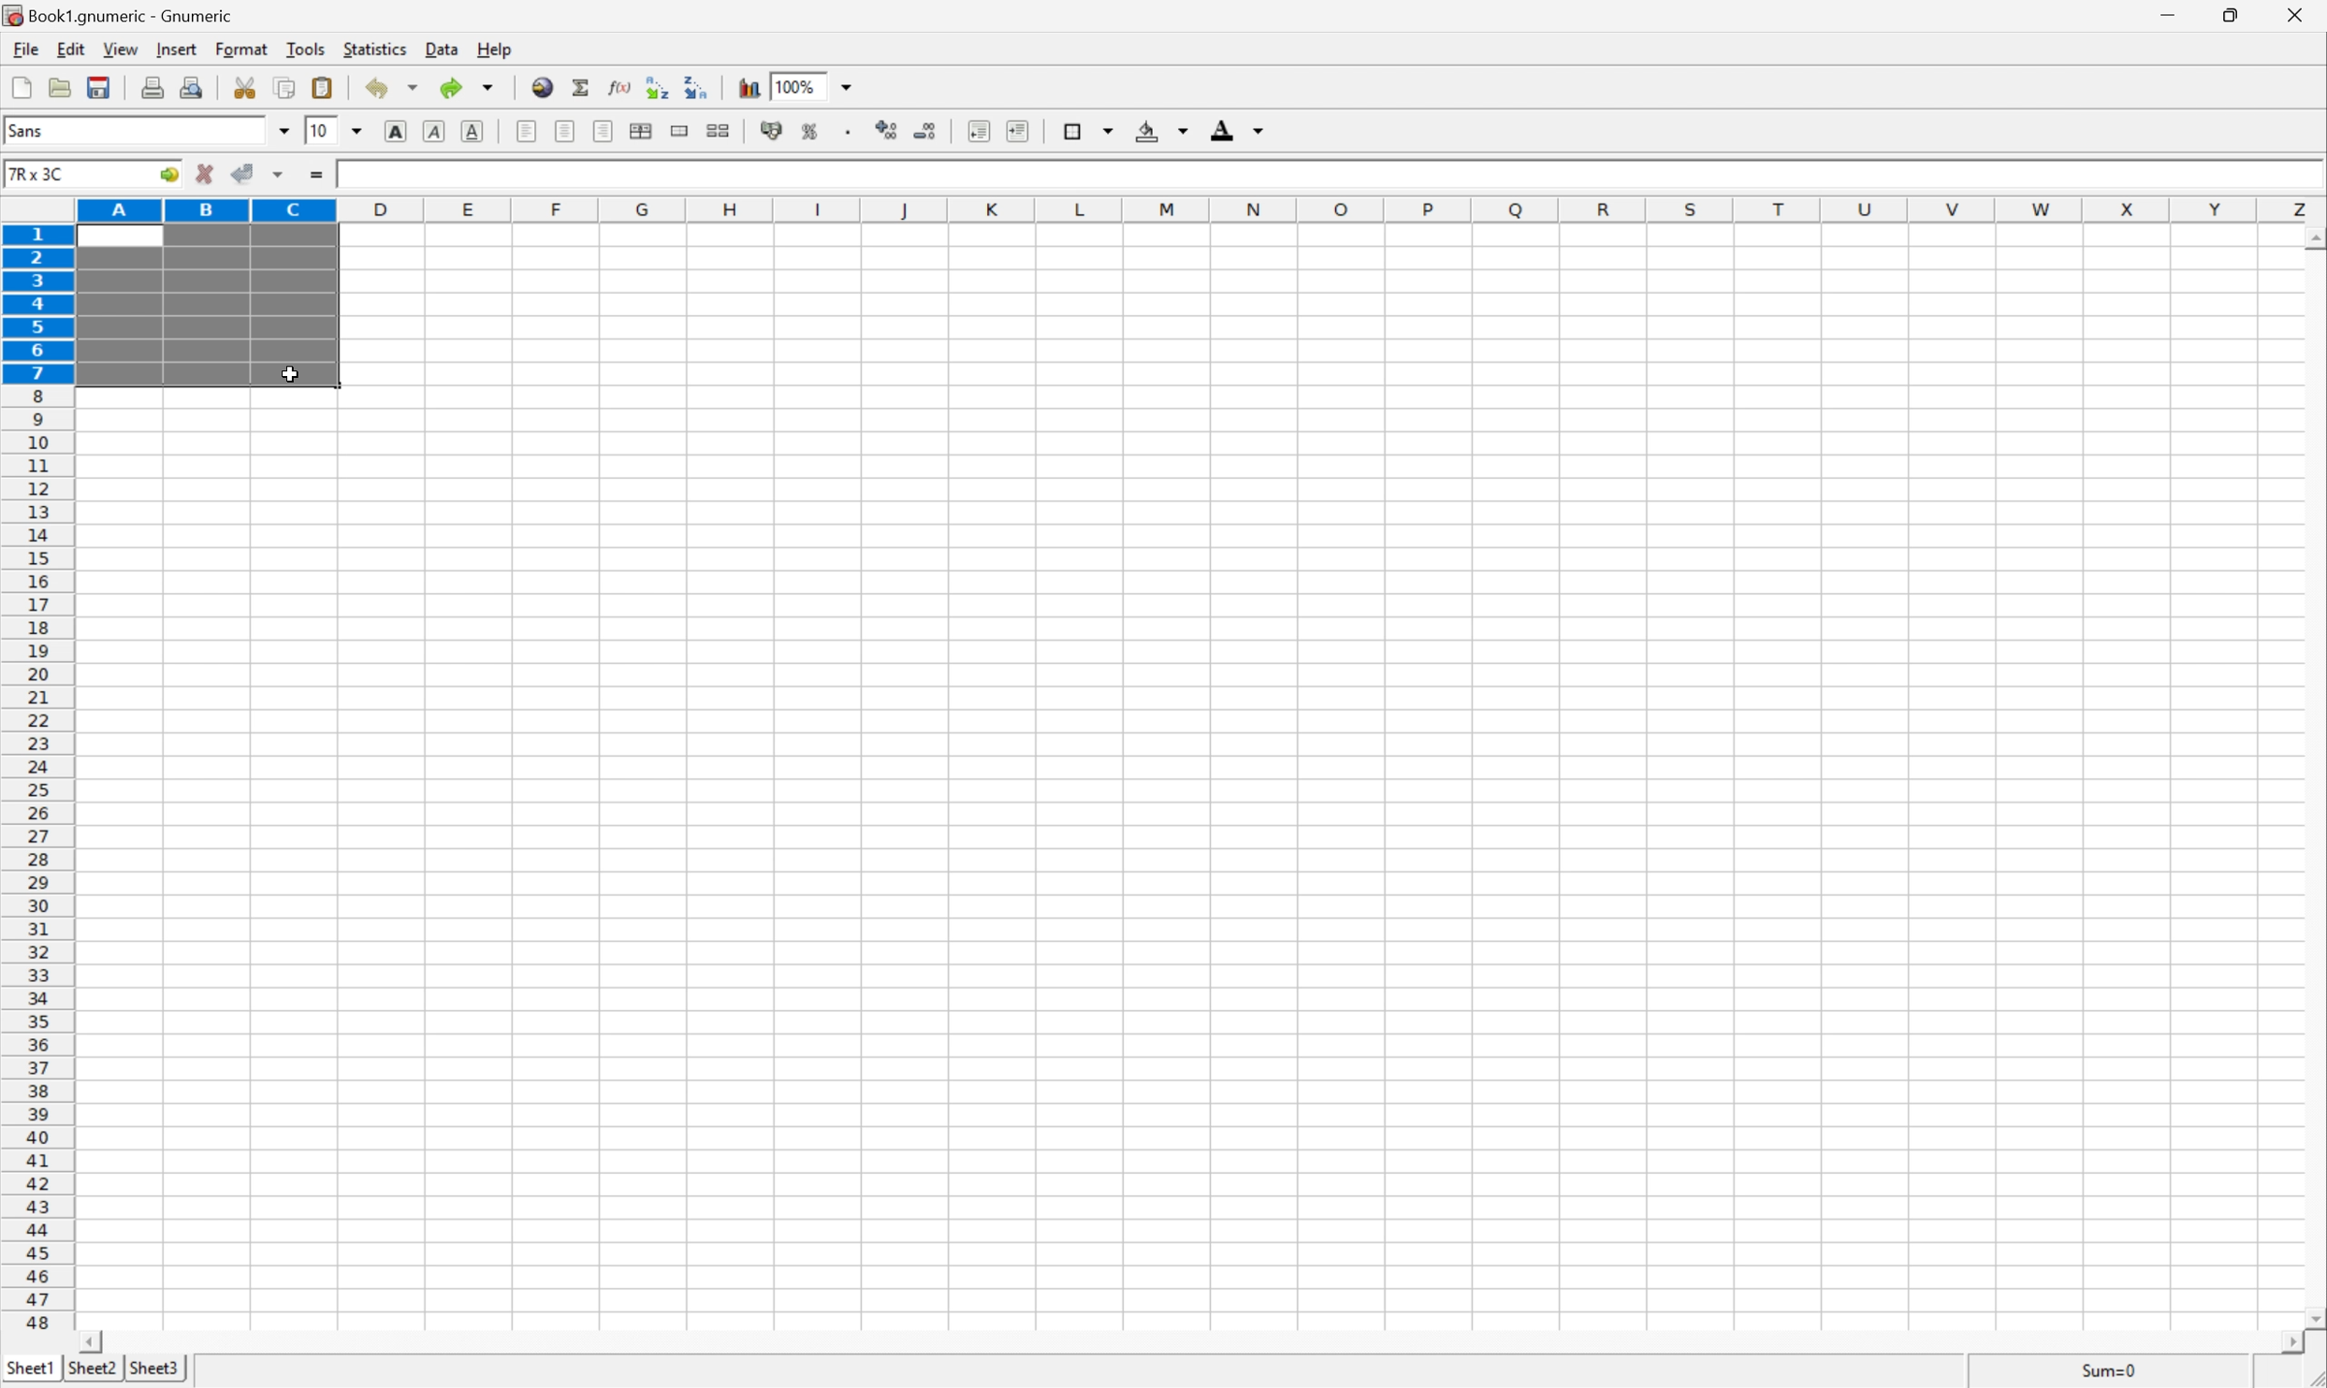 The height and width of the screenshot is (1388, 2327). I want to click on column numbers, so click(1201, 209).